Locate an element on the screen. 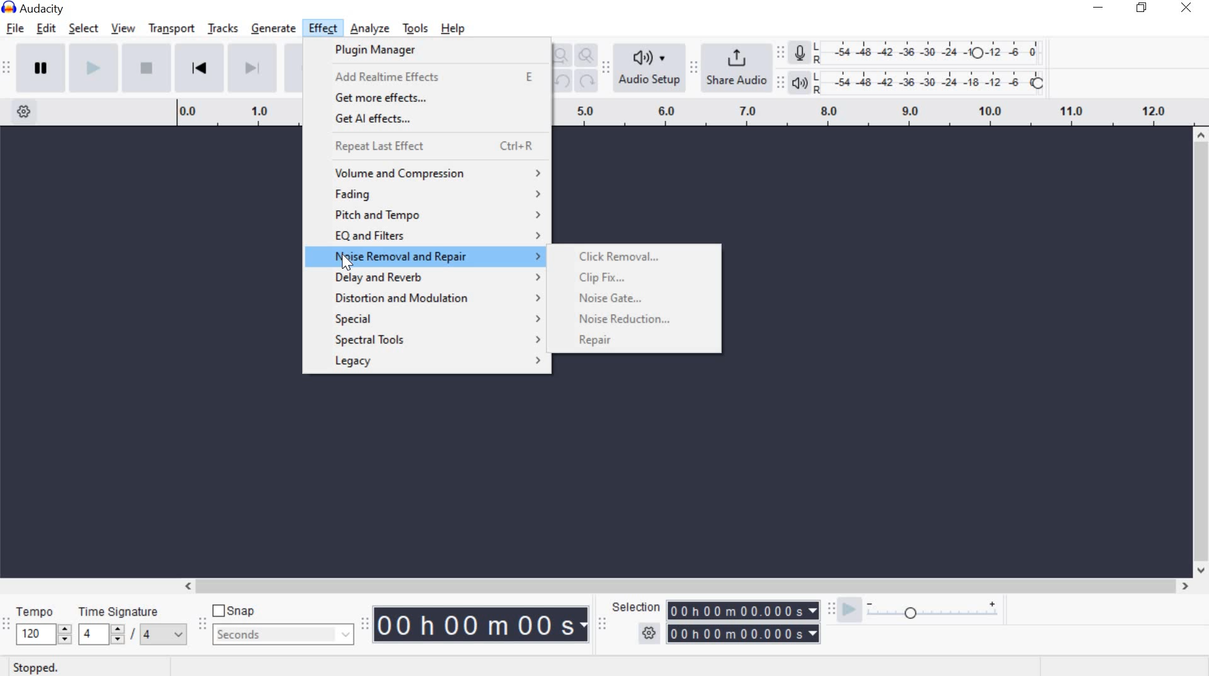 This screenshot has width=1209, height=676. distortion and modulation is located at coordinates (434, 298).